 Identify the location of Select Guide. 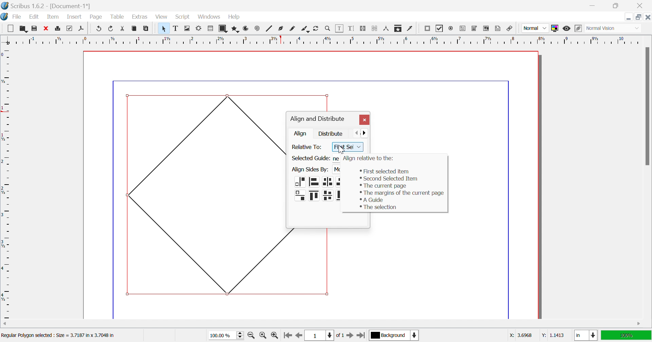
(310, 158).